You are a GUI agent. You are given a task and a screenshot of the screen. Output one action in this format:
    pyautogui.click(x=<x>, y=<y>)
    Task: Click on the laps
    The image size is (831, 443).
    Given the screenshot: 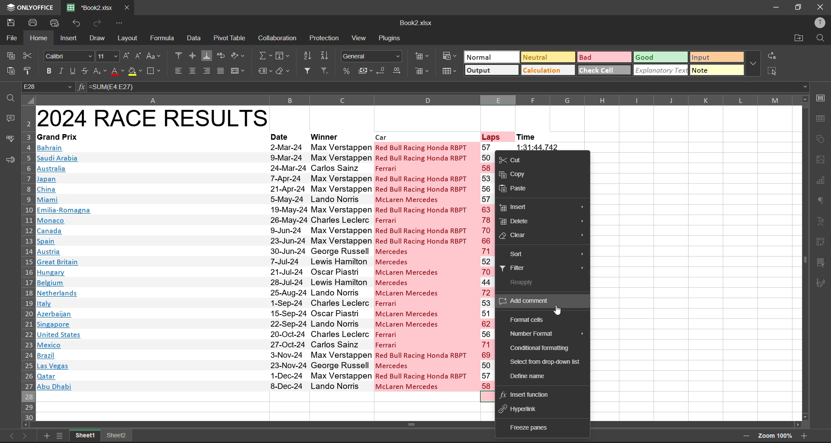 What is the action you would take?
    pyautogui.click(x=493, y=136)
    